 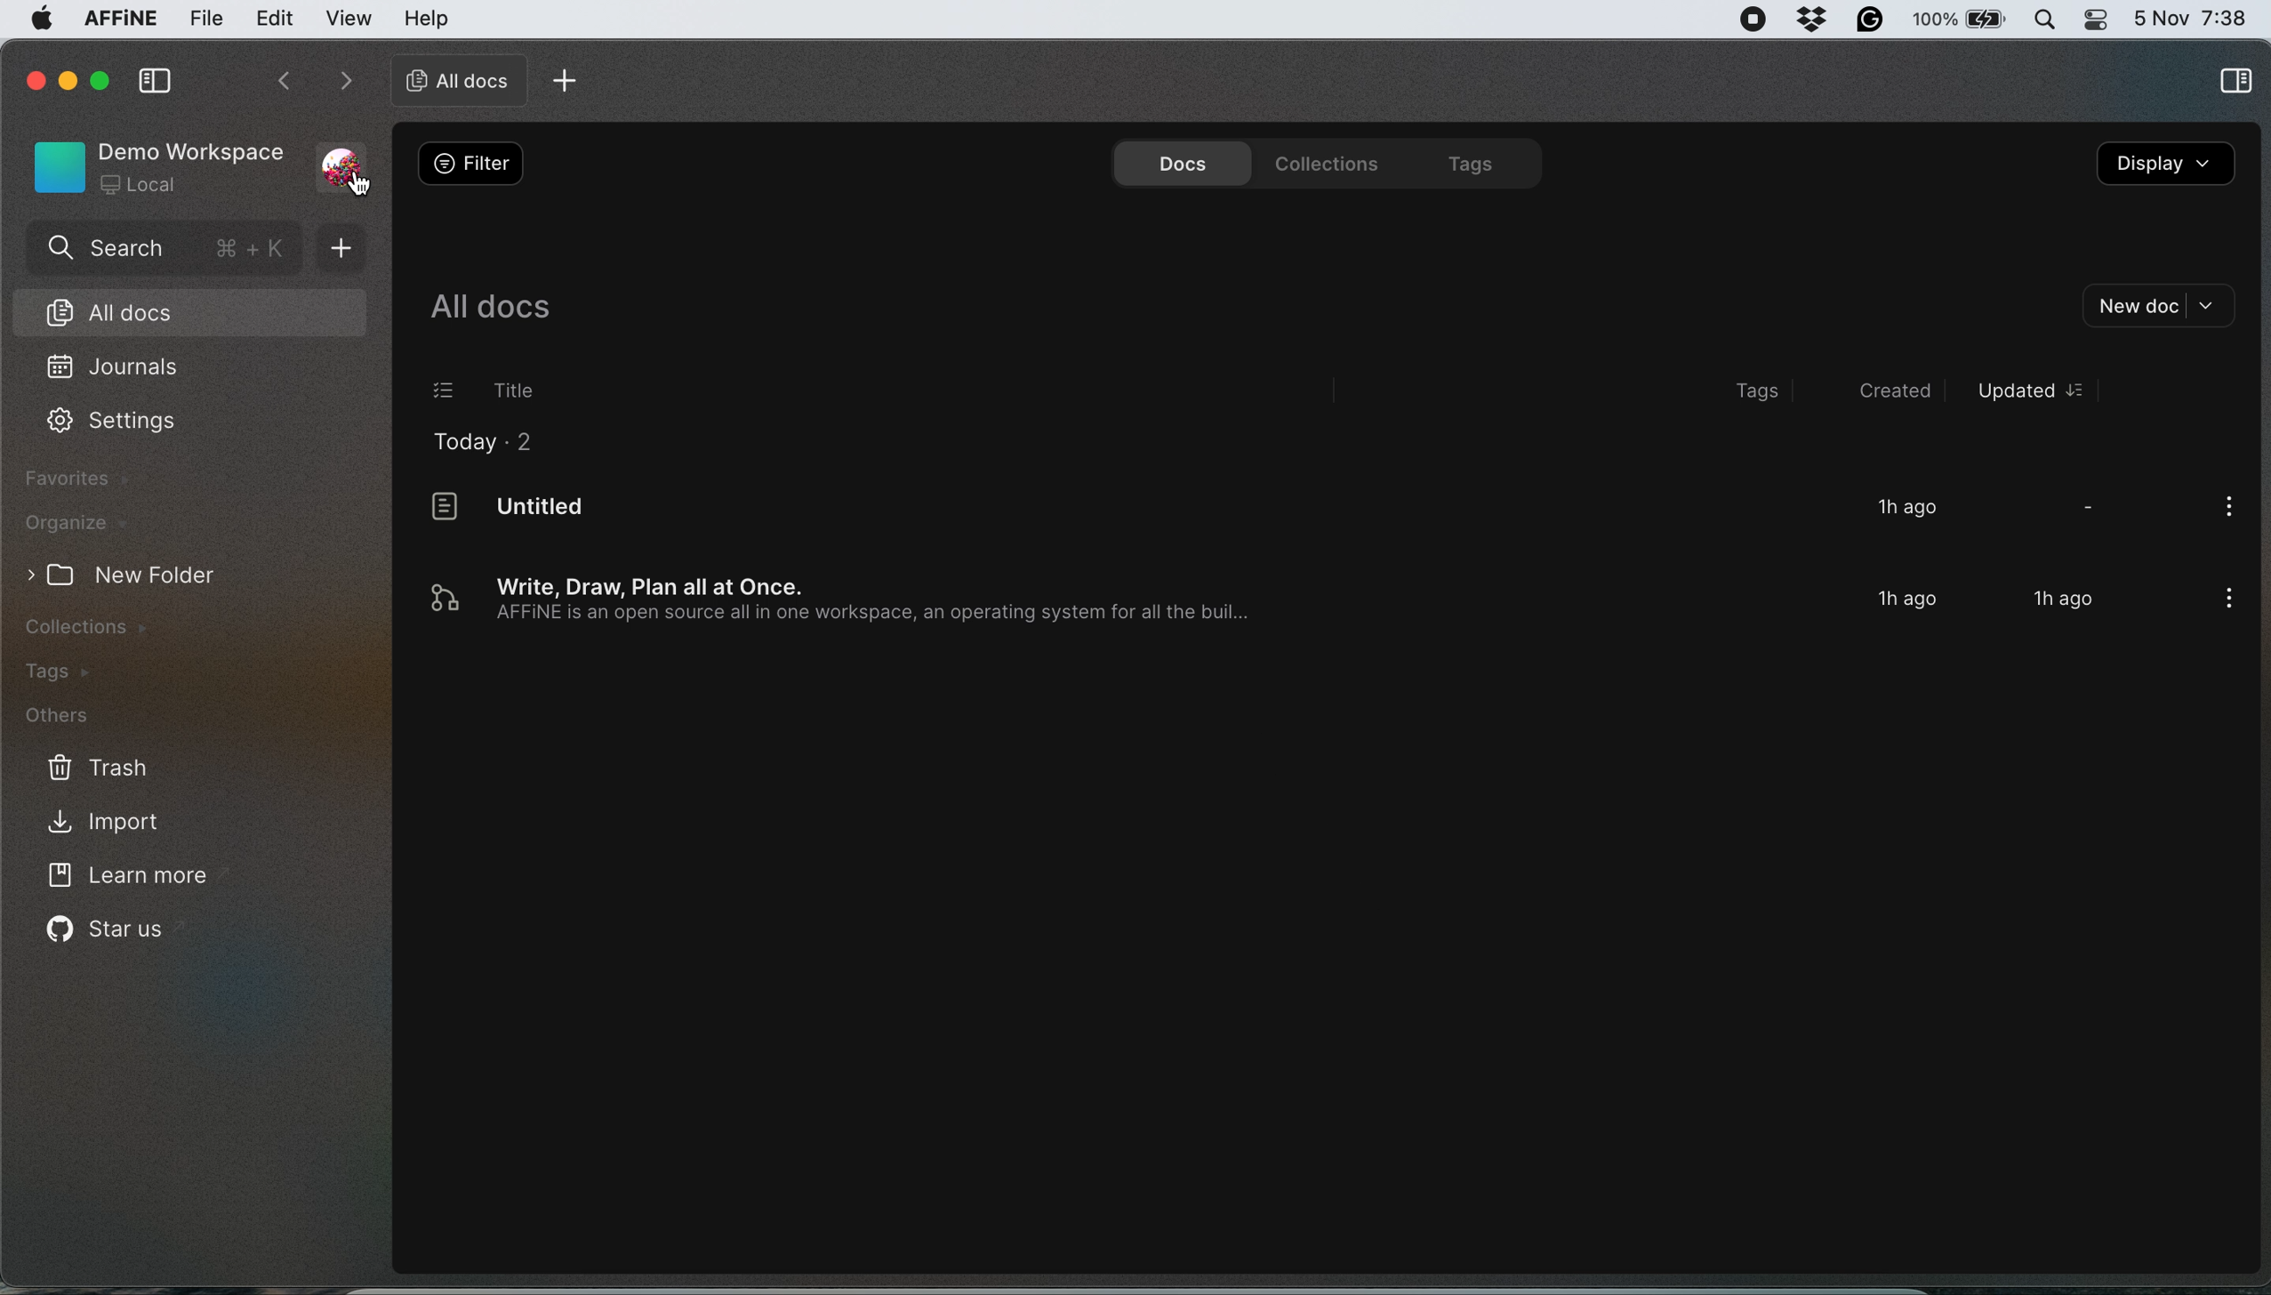 What do you see at coordinates (154, 83) in the screenshot?
I see `collapse side bar` at bounding box center [154, 83].